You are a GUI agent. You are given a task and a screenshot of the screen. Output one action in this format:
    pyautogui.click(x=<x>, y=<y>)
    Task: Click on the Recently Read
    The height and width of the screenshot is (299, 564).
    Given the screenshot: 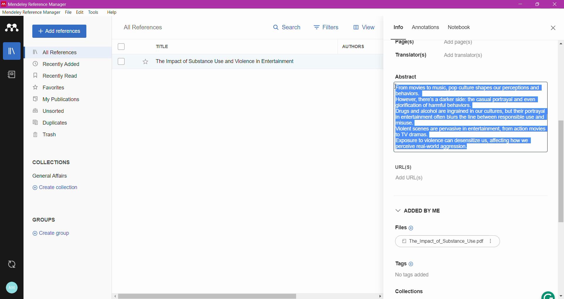 What is the action you would take?
    pyautogui.click(x=55, y=75)
    